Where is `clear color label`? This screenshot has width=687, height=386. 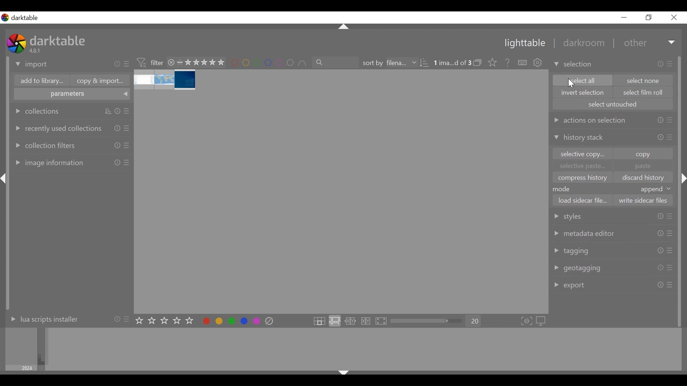 clear color label is located at coordinates (271, 321).